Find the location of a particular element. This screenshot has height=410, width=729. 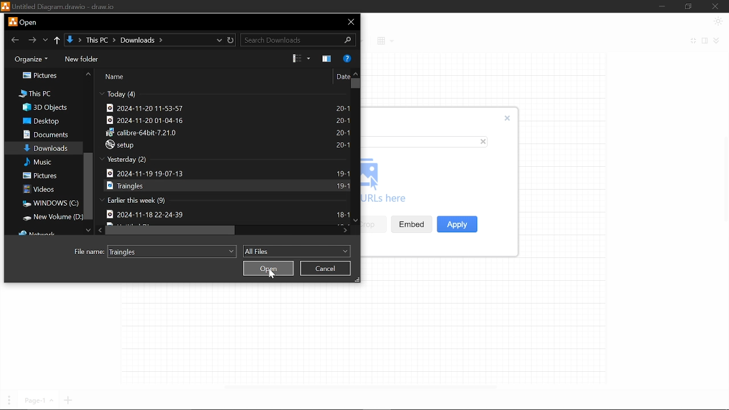

Up to is located at coordinates (57, 40).